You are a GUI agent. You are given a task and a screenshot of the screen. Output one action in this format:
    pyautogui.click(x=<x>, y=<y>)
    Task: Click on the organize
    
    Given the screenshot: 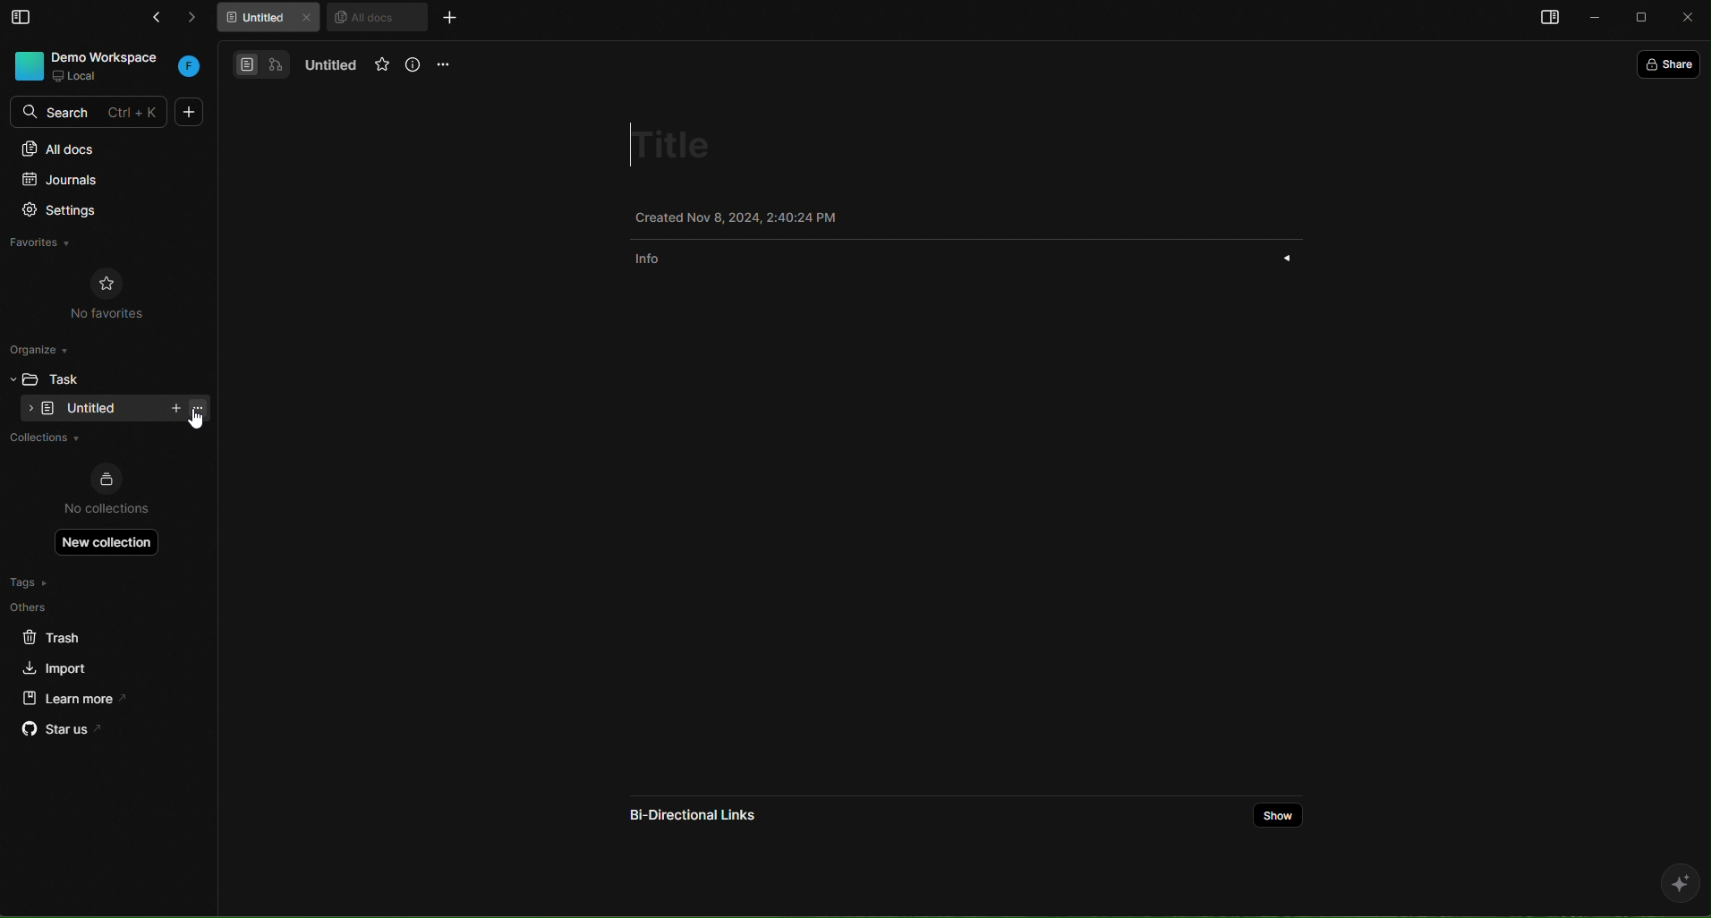 What is the action you would take?
    pyautogui.click(x=46, y=348)
    